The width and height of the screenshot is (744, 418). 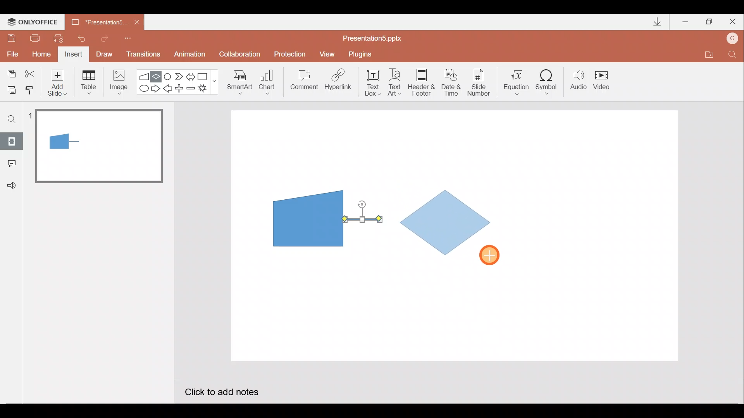 I want to click on Symbol, so click(x=549, y=82).